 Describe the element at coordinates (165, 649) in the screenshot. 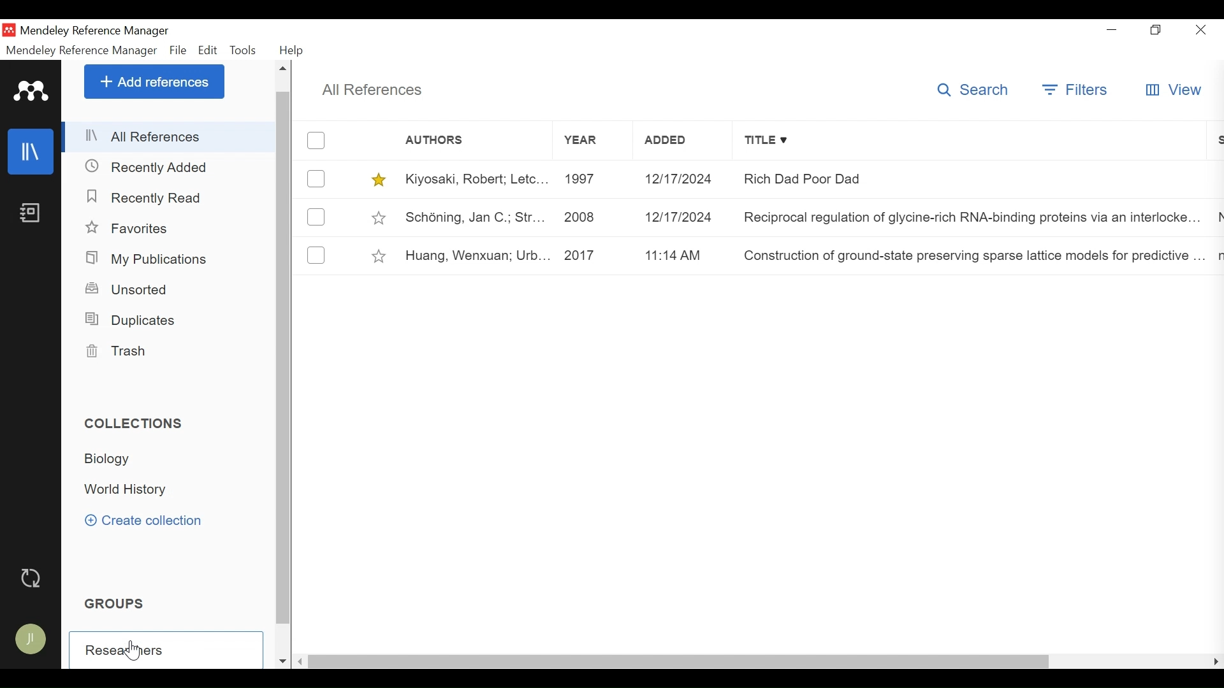

I see `Create Goup Field` at that location.